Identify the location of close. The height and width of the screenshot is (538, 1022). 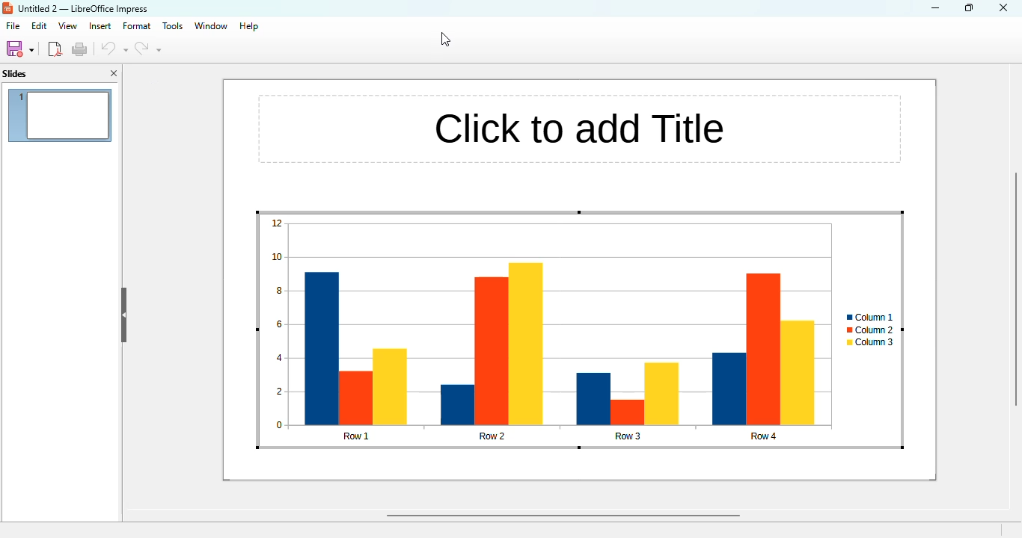
(1004, 7).